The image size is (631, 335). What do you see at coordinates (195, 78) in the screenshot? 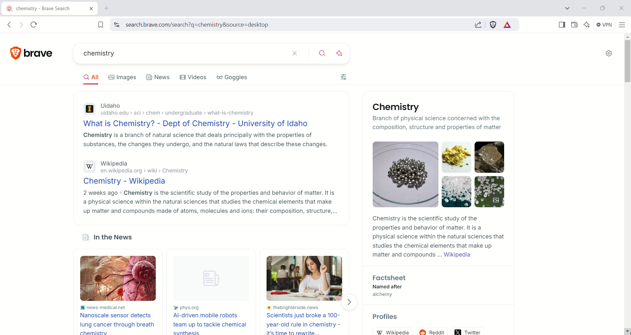
I see `Videos` at bounding box center [195, 78].